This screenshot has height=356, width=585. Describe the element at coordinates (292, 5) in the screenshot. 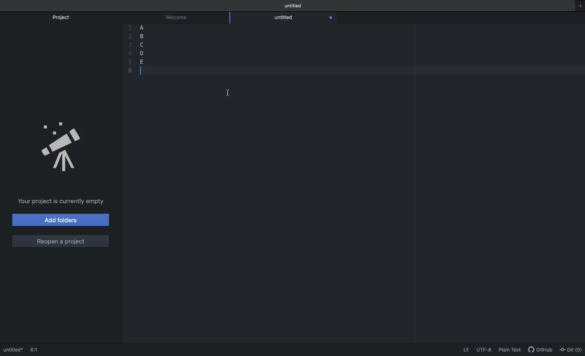

I see `untitled` at that location.